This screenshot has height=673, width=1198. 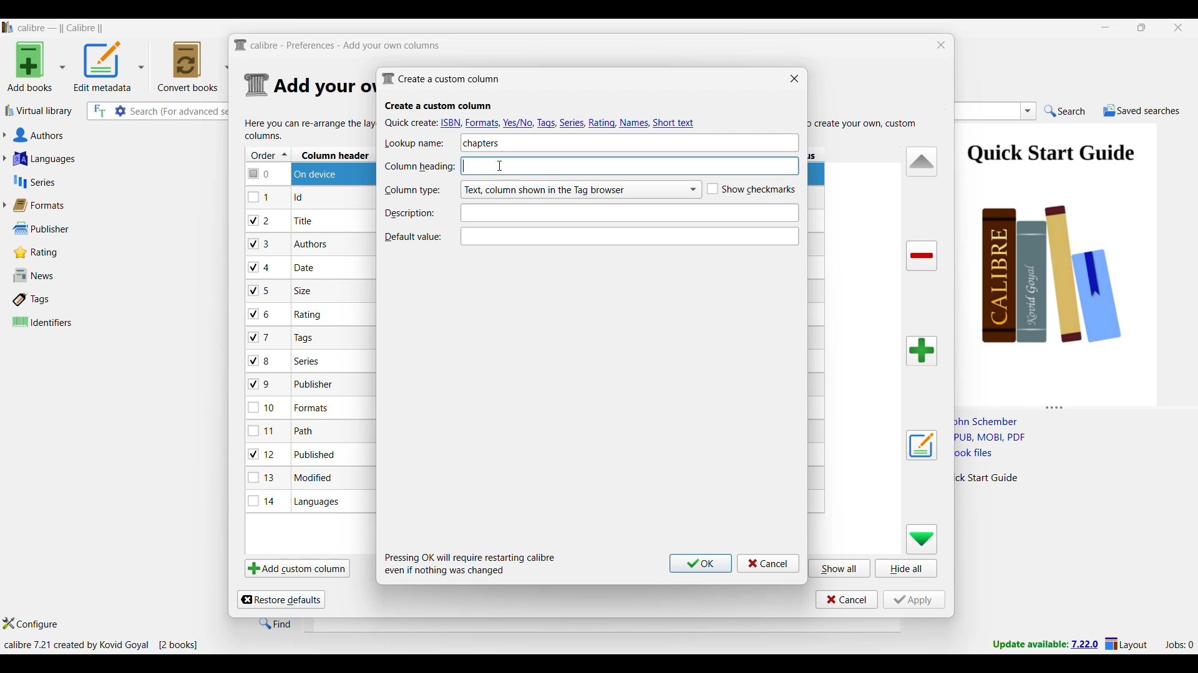 What do you see at coordinates (264, 409) in the screenshot?
I see `checkbox - 10` at bounding box center [264, 409].